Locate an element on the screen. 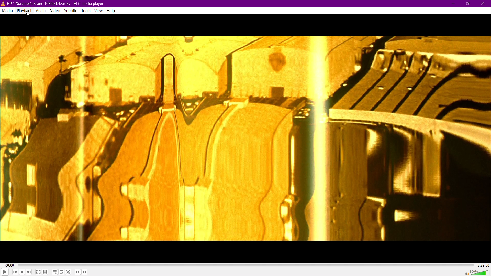 The image size is (491, 276). Help is located at coordinates (111, 10).